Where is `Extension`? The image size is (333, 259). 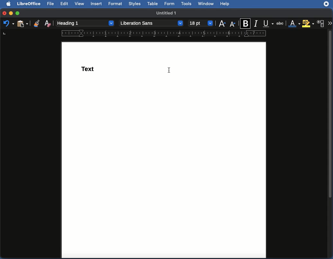
Extension is located at coordinates (326, 4).